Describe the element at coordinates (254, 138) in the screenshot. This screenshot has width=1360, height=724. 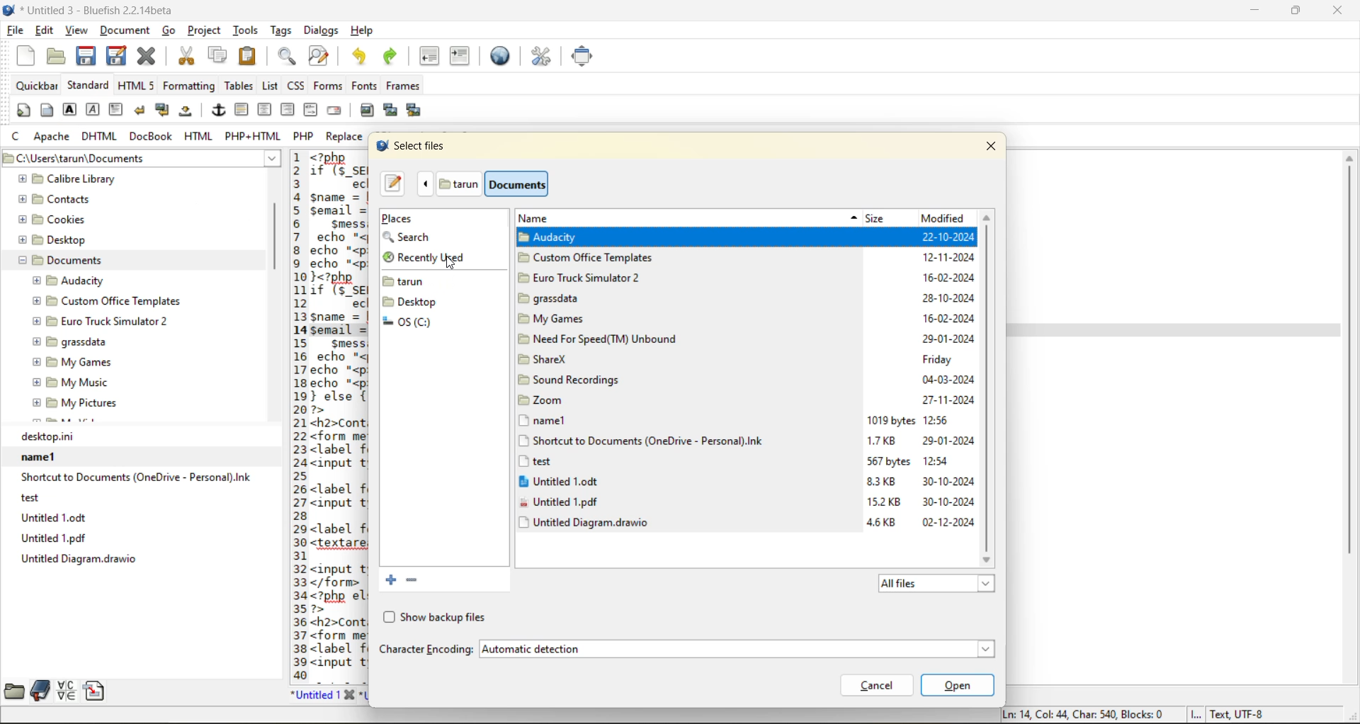
I see `php + html` at that location.